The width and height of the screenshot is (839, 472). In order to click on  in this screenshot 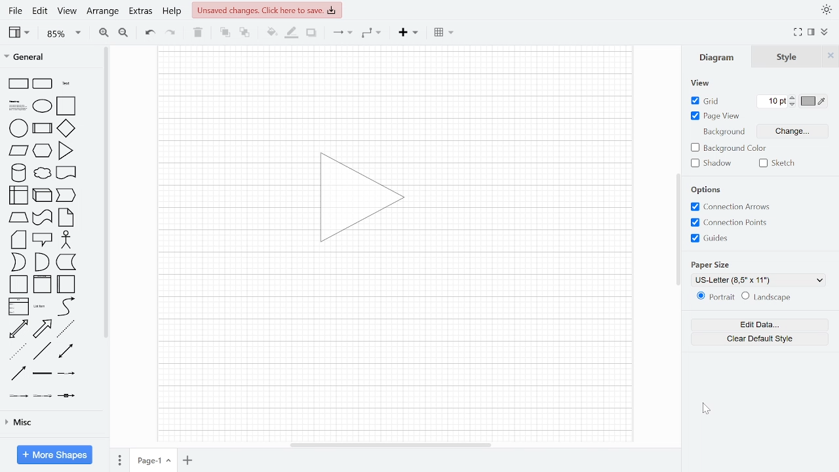, I will do `click(710, 238)`.